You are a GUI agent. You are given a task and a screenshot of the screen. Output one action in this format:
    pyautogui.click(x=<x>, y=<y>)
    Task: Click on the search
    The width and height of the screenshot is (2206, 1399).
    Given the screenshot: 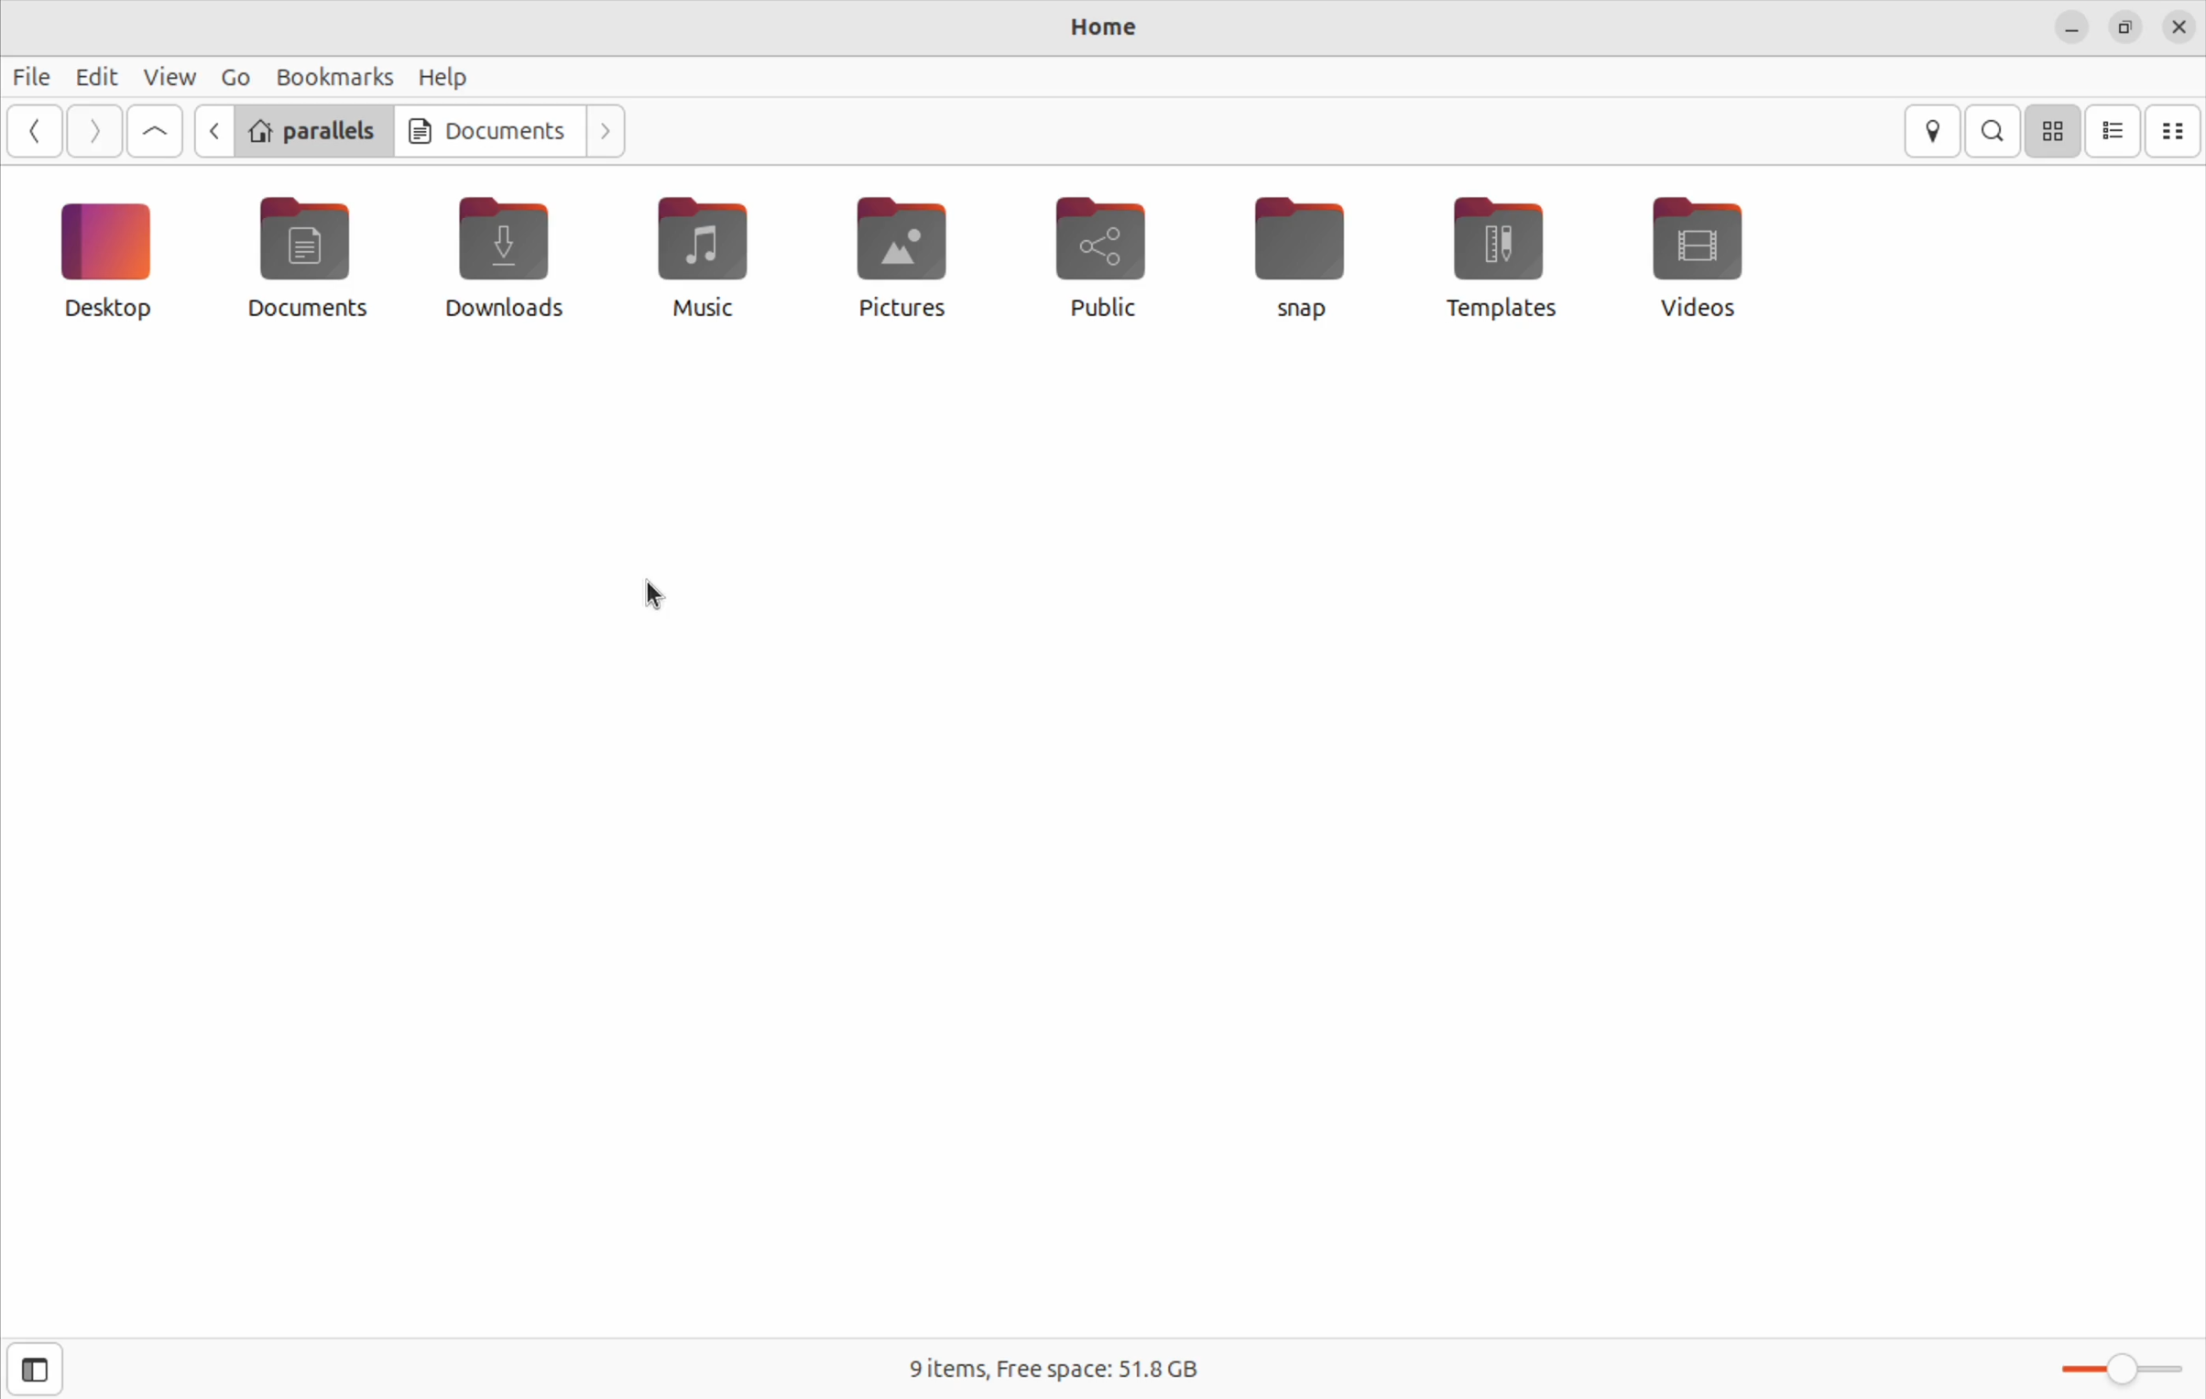 What is the action you would take?
    pyautogui.click(x=1997, y=130)
    